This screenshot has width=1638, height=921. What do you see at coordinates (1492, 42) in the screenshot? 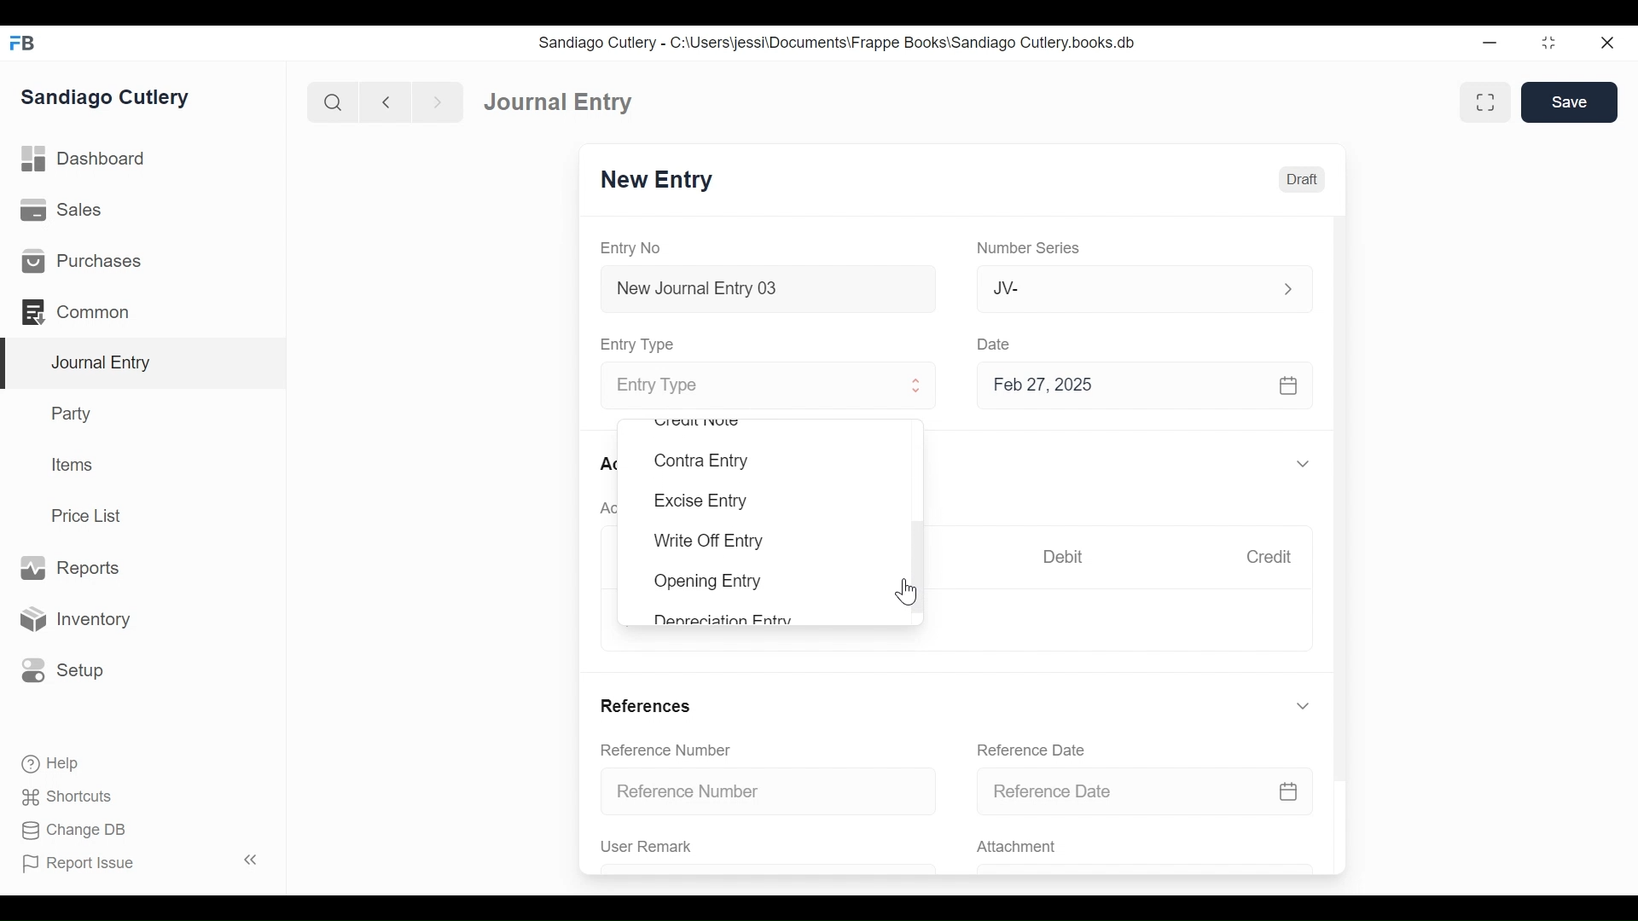
I see `Minimize` at bounding box center [1492, 42].